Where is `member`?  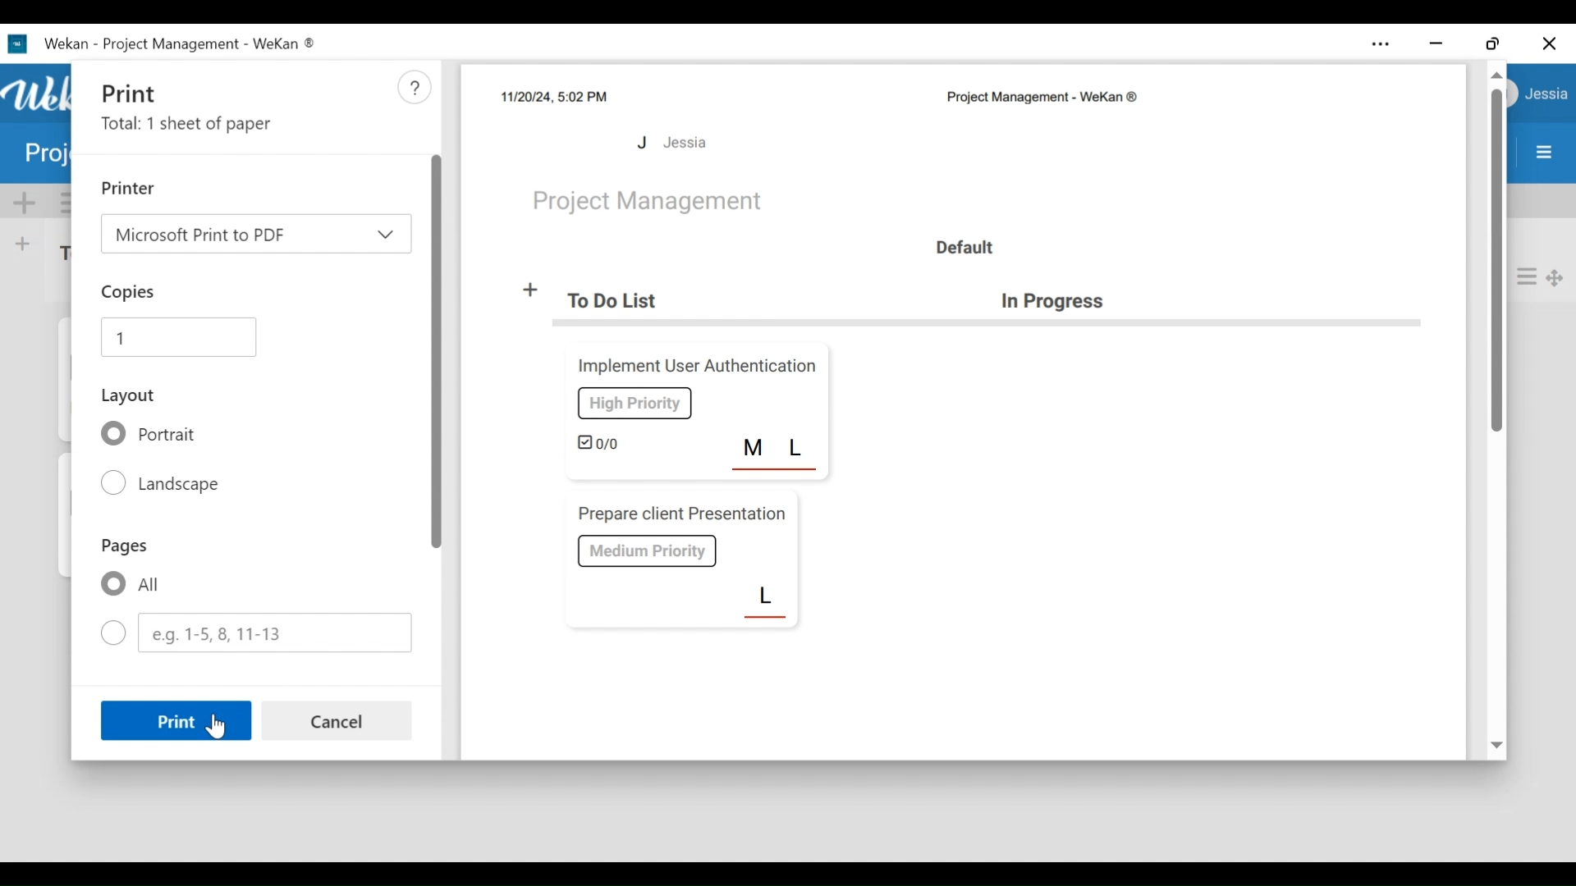
member is located at coordinates (799, 448).